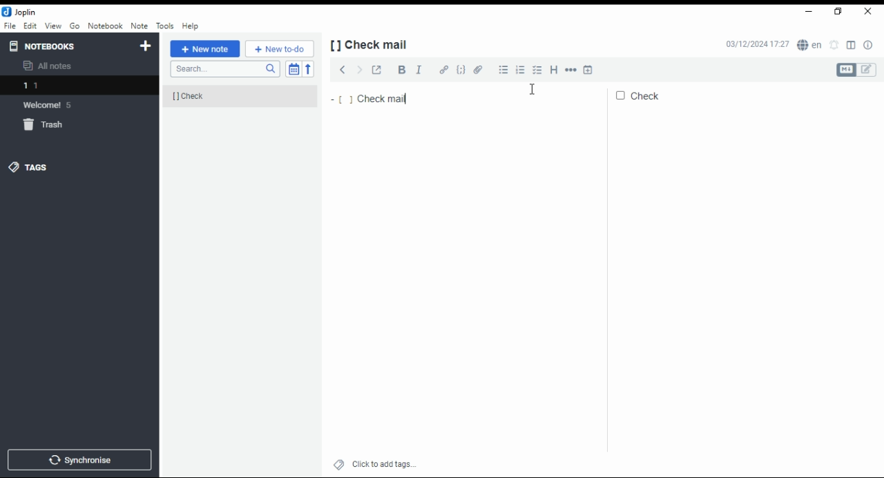 The height and width of the screenshot is (478, 884). I want to click on welcome, so click(52, 105).